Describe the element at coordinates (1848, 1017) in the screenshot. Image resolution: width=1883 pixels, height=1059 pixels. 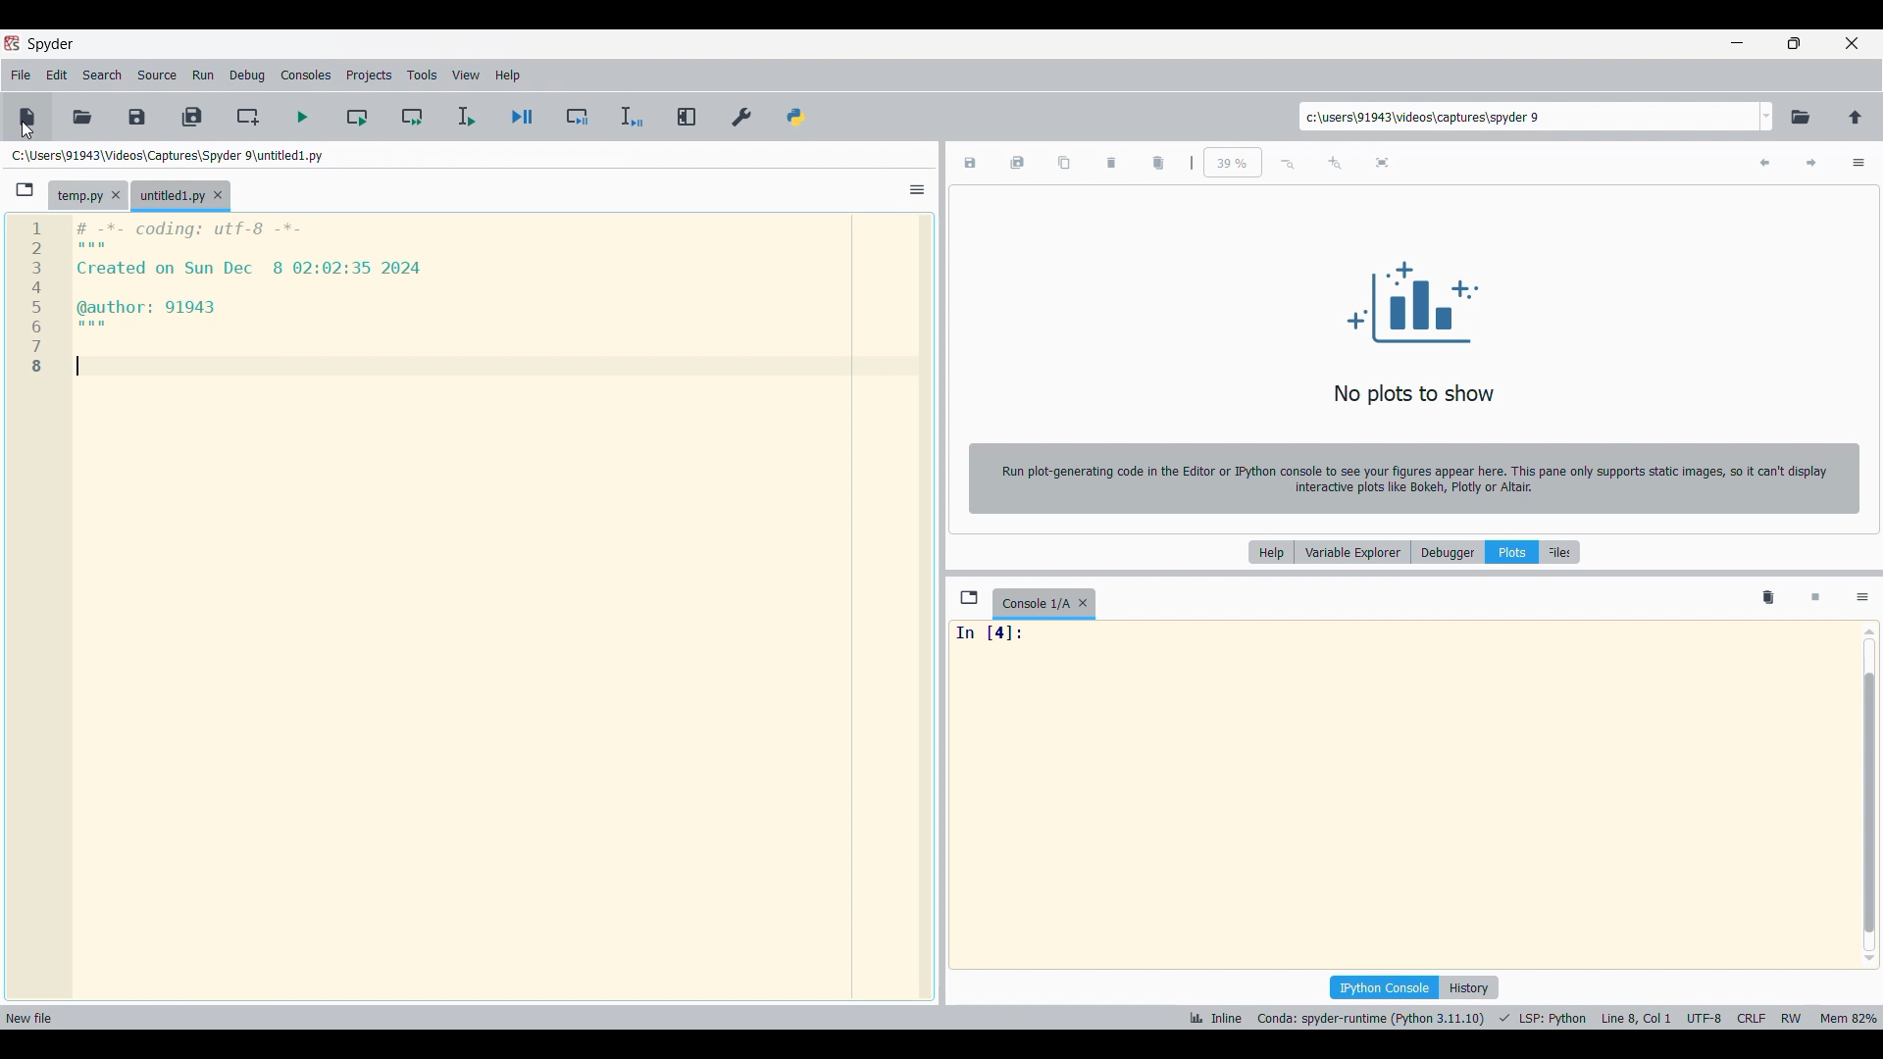
I see `memory usage` at that location.